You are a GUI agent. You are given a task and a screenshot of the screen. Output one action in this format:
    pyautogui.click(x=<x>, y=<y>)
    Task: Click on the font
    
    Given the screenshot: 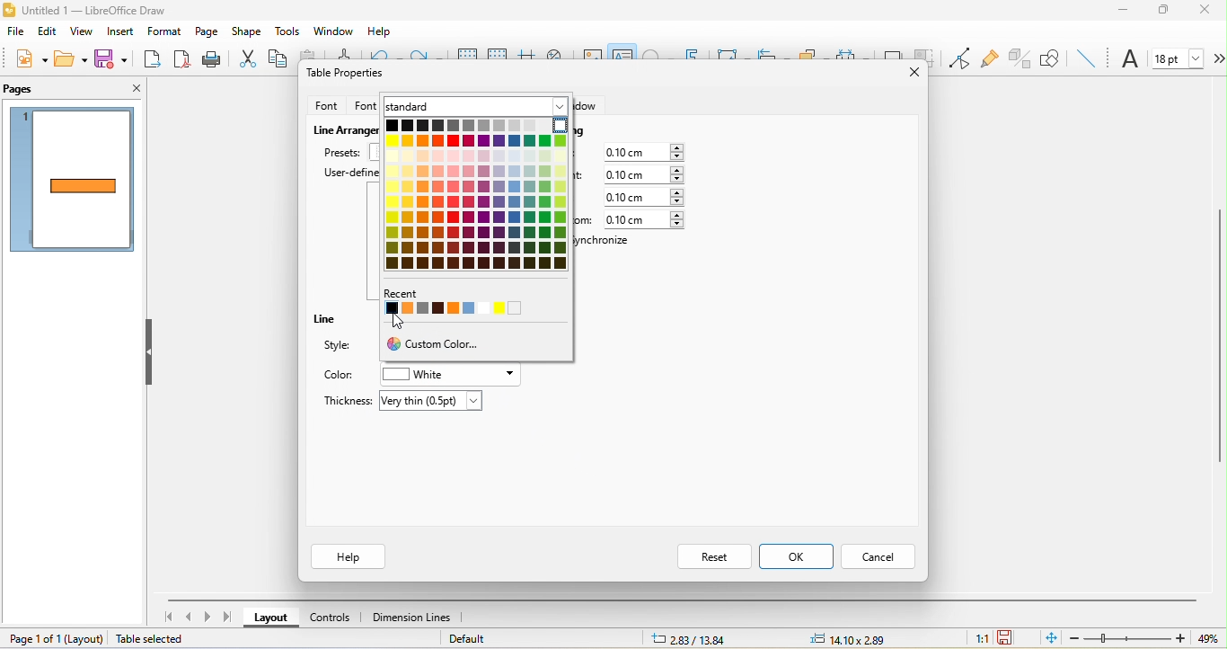 What is the action you would take?
    pyautogui.click(x=325, y=105)
    